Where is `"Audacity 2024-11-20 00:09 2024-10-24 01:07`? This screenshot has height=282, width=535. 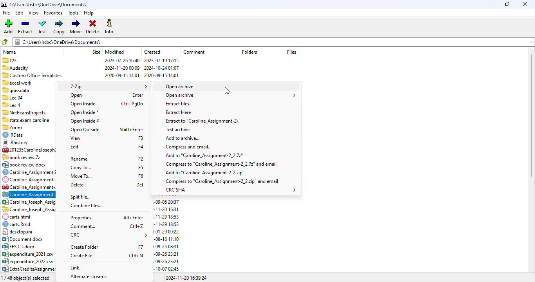
"Audacity 2024-11-20 00:09 2024-10-24 01:07 is located at coordinates (89, 67).